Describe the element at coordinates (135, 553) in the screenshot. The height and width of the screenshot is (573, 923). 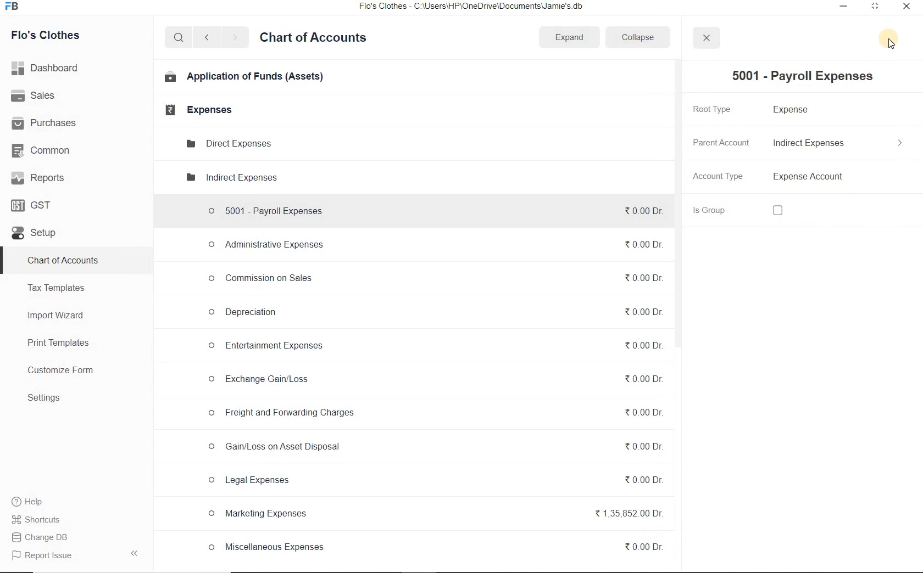
I see `hide` at that location.